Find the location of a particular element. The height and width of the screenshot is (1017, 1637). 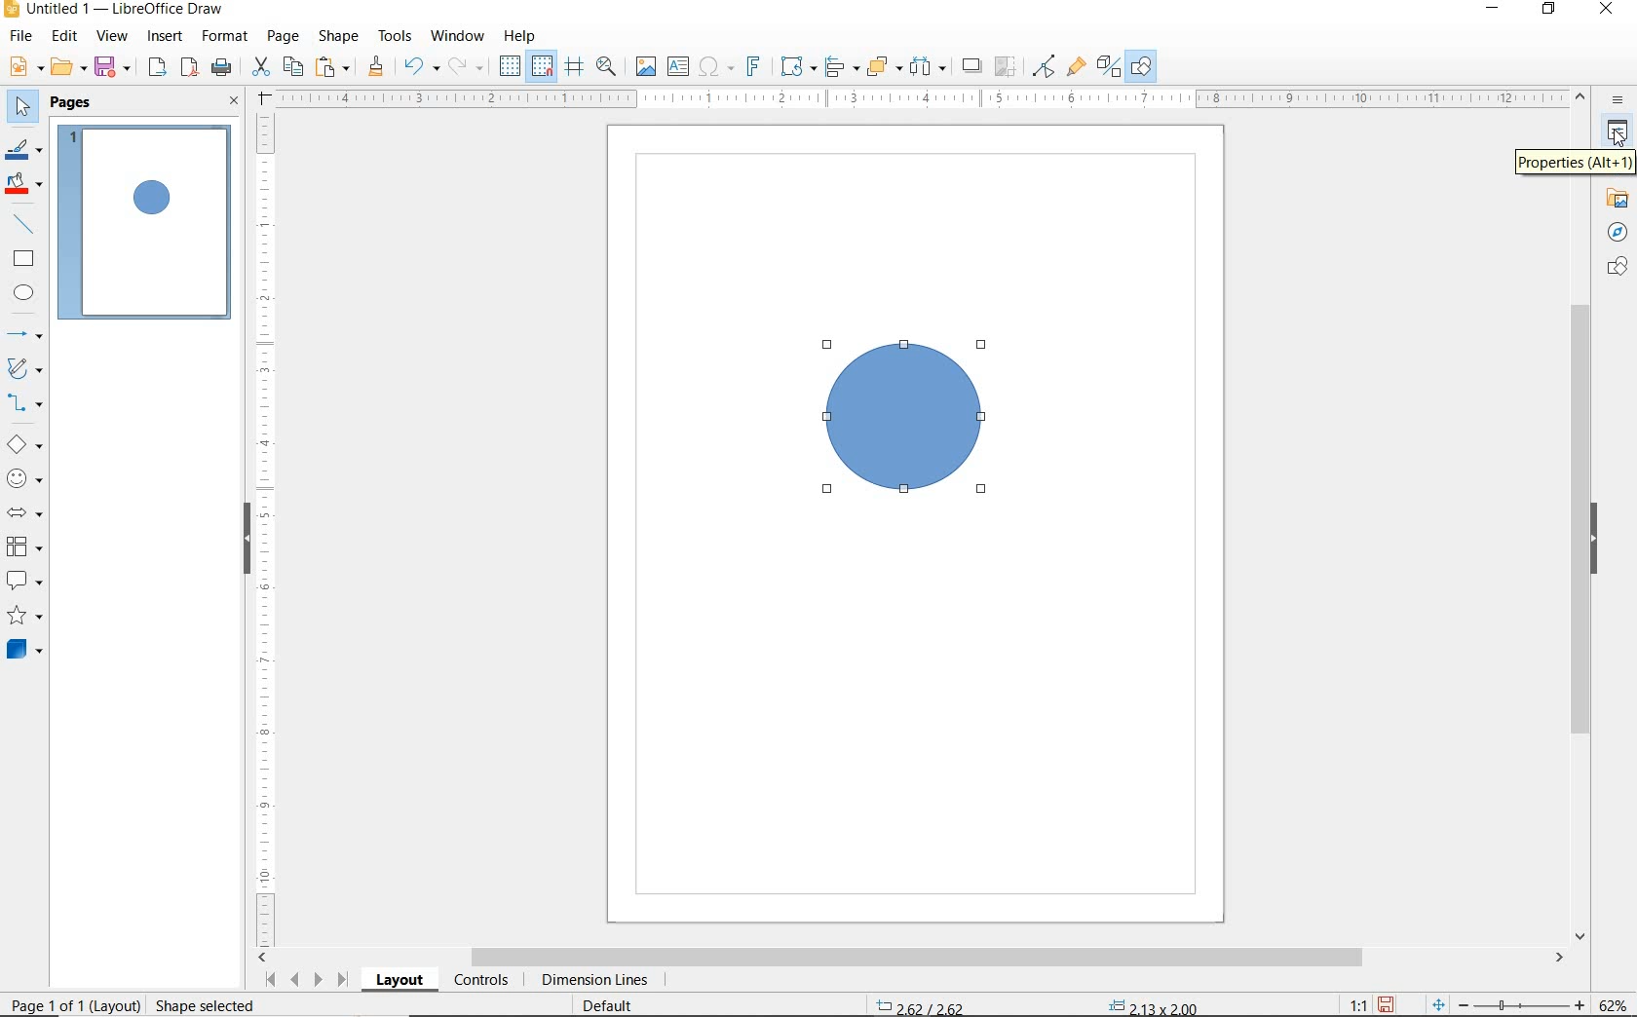

HELP is located at coordinates (520, 38).